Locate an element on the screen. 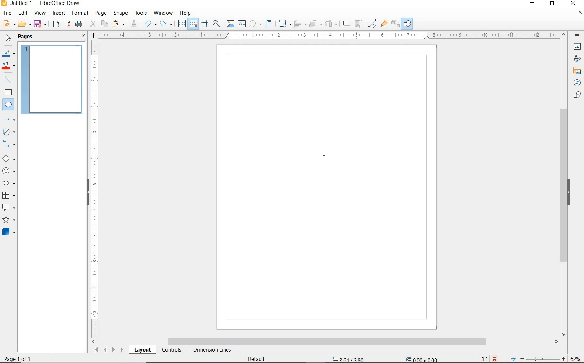 This screenshot has height=363, width=584. WINDOW is located at coordinates (163, 13).